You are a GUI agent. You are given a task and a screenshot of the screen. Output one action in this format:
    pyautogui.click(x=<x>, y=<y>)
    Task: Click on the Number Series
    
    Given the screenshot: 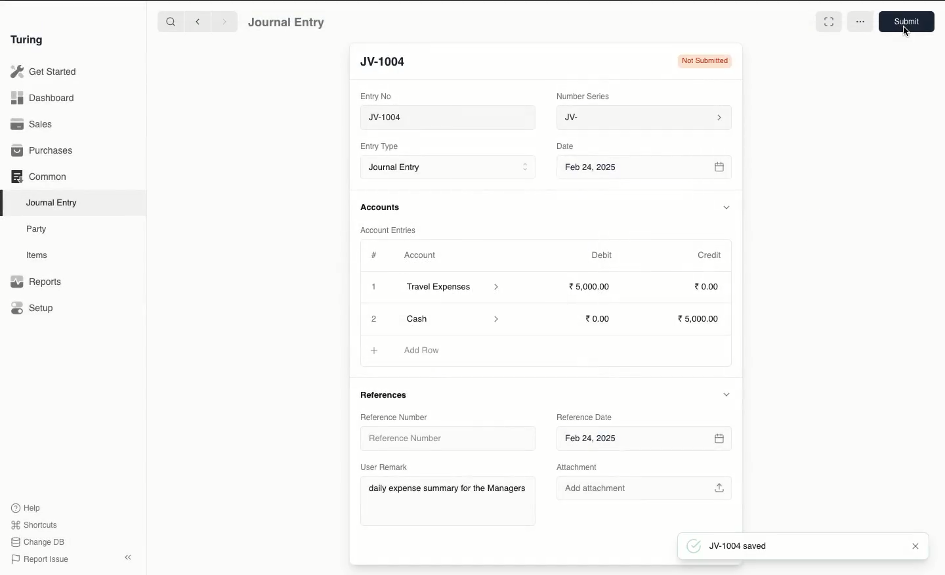 What is the action you would take?
    pyautogui.click(x=585, y=96)
    